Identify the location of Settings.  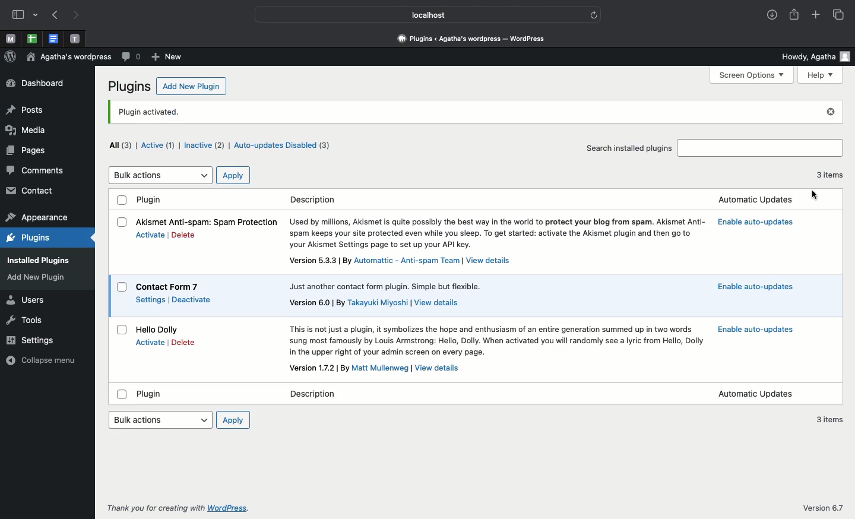
(151, 299).